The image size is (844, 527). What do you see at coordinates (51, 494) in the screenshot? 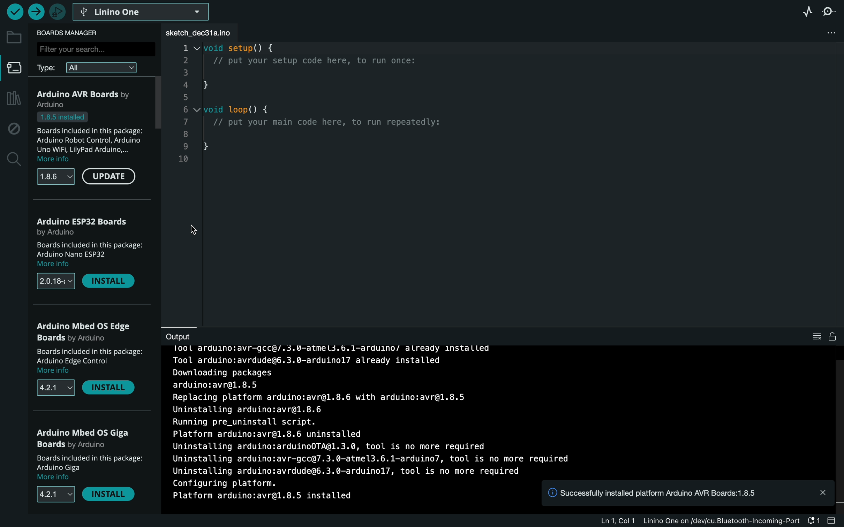
I see `versions` at bounding box center [51, 494].